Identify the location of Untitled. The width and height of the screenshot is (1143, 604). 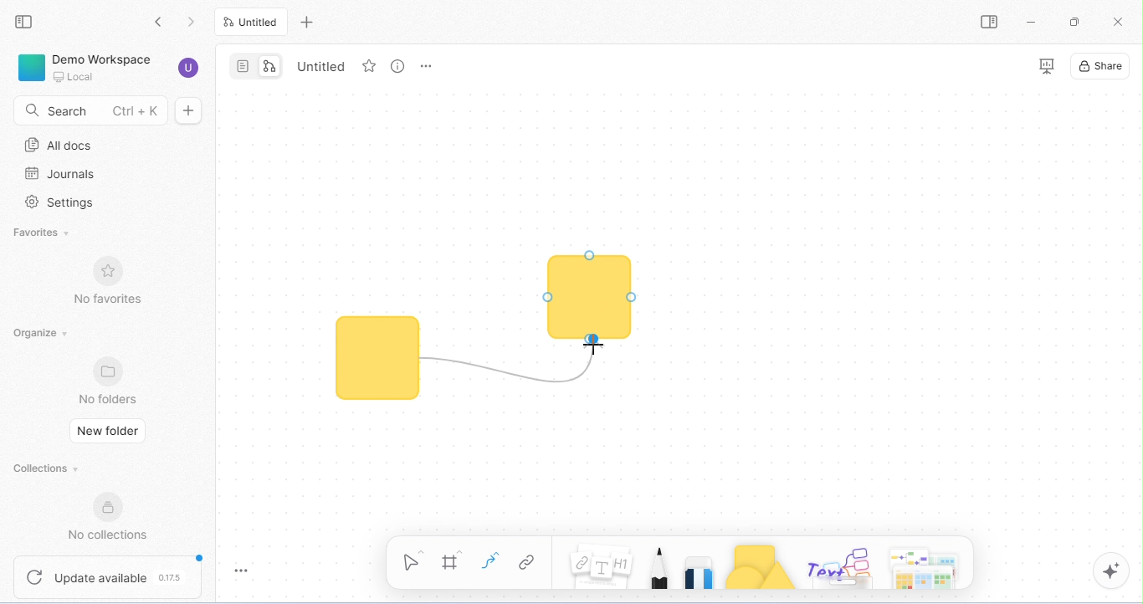
(323, 67).